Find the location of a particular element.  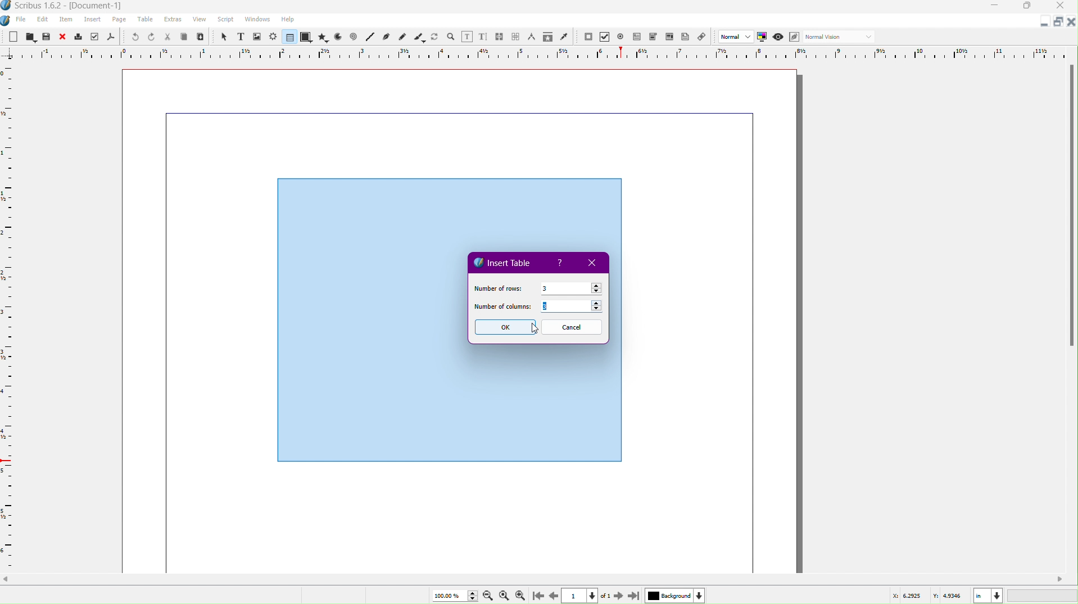

Zoom in or out is located at coordinates (451, 36).